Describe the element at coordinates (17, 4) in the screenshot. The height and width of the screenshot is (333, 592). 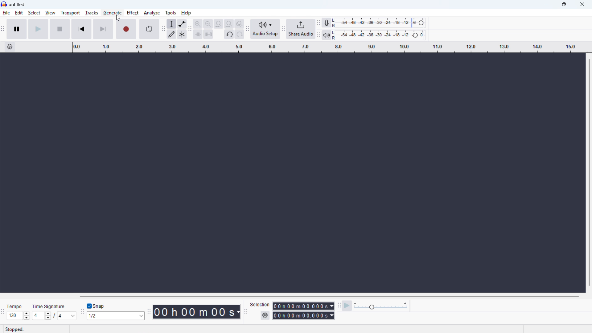
I see `untitled` at that location.